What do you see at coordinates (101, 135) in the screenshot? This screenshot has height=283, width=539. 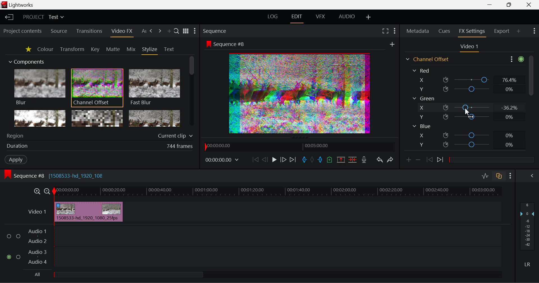 I see `Region` at bounding box center [101, 135].